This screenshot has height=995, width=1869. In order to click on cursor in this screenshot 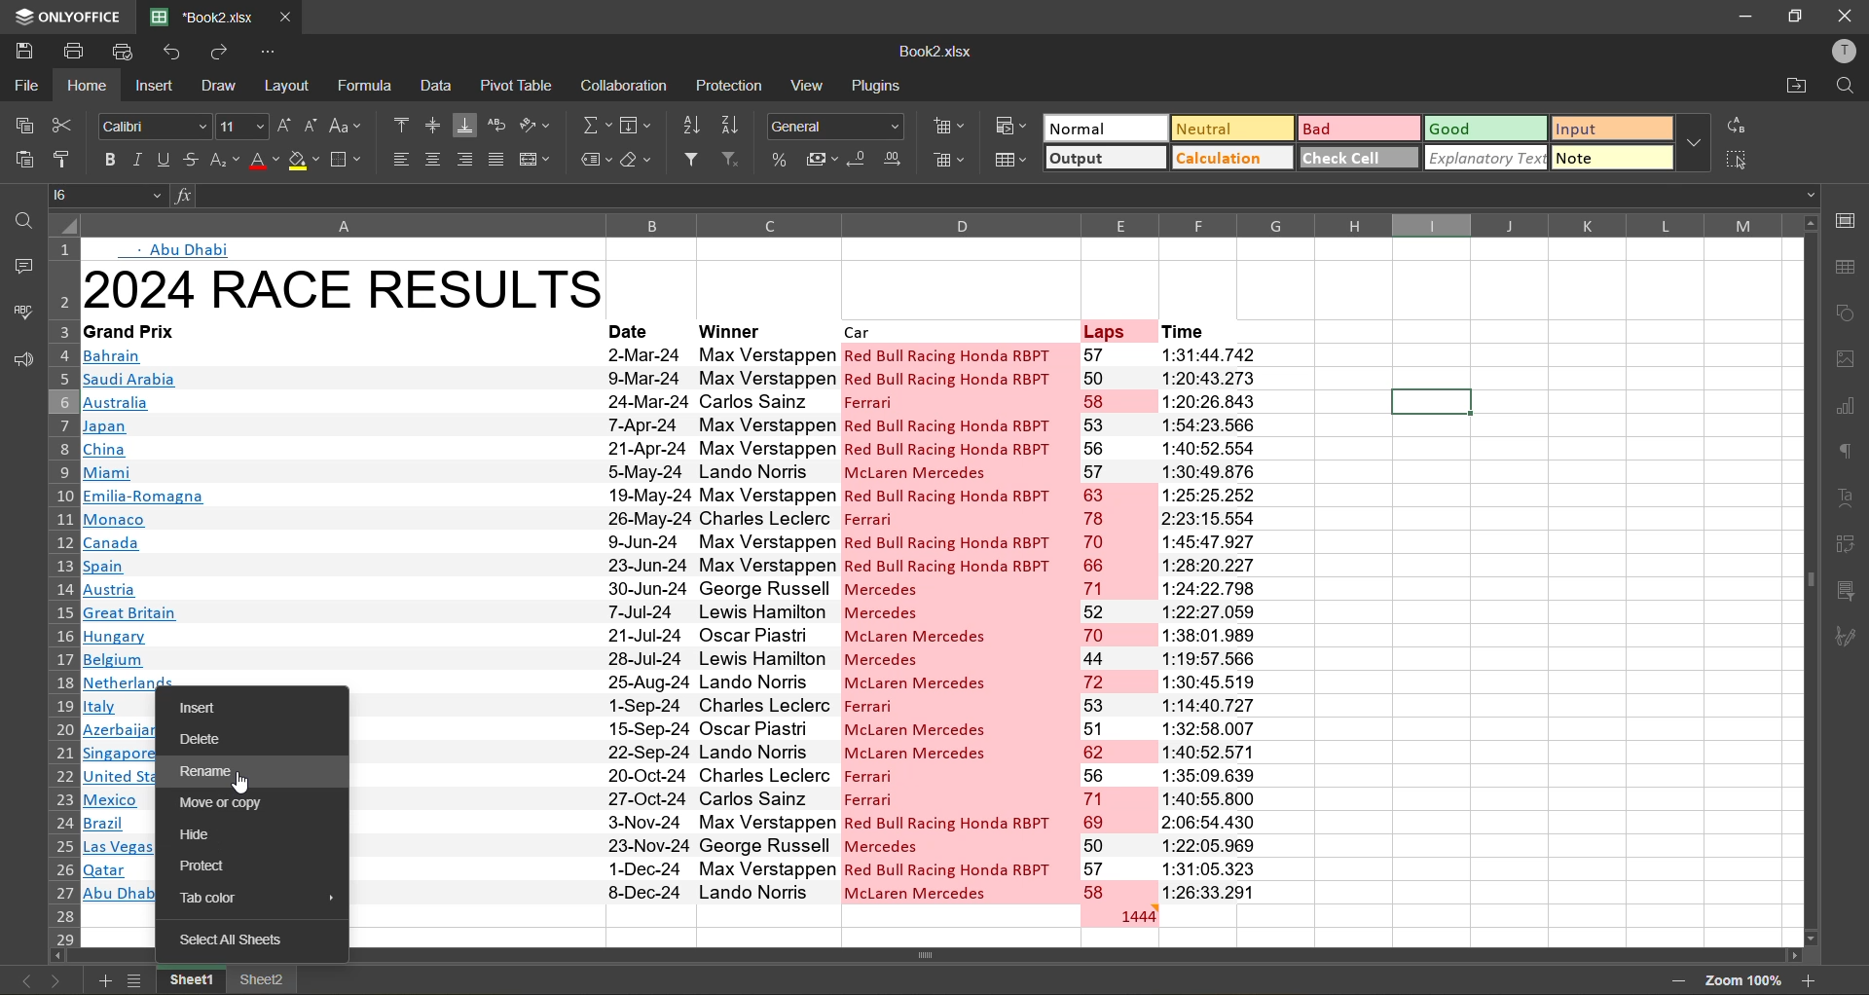, I will do `click(241, 786)`.